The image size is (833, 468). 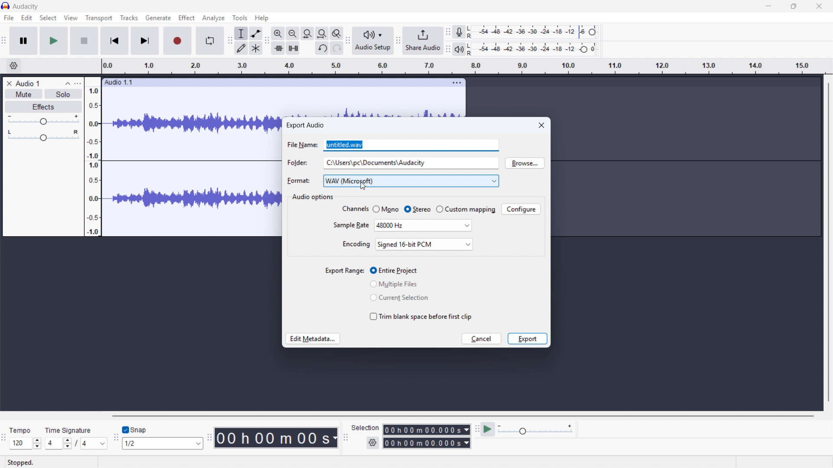 I want to click on Timeline , so click(x=464, y=66).